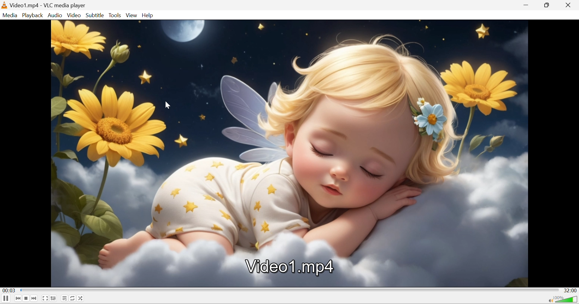 The image size is (579, 304). Describe the element at coordinates (5, 5) in the screenshot. I see `logo` at that location.